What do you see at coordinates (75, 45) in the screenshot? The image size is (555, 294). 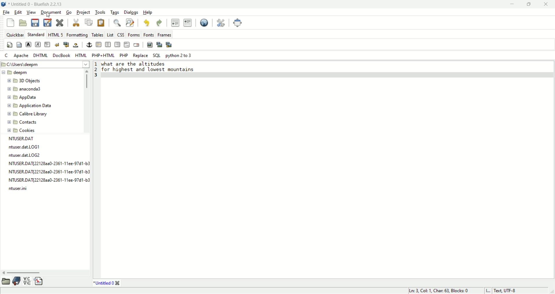 I see `non-breaking space` at bounding box center [75, 45].